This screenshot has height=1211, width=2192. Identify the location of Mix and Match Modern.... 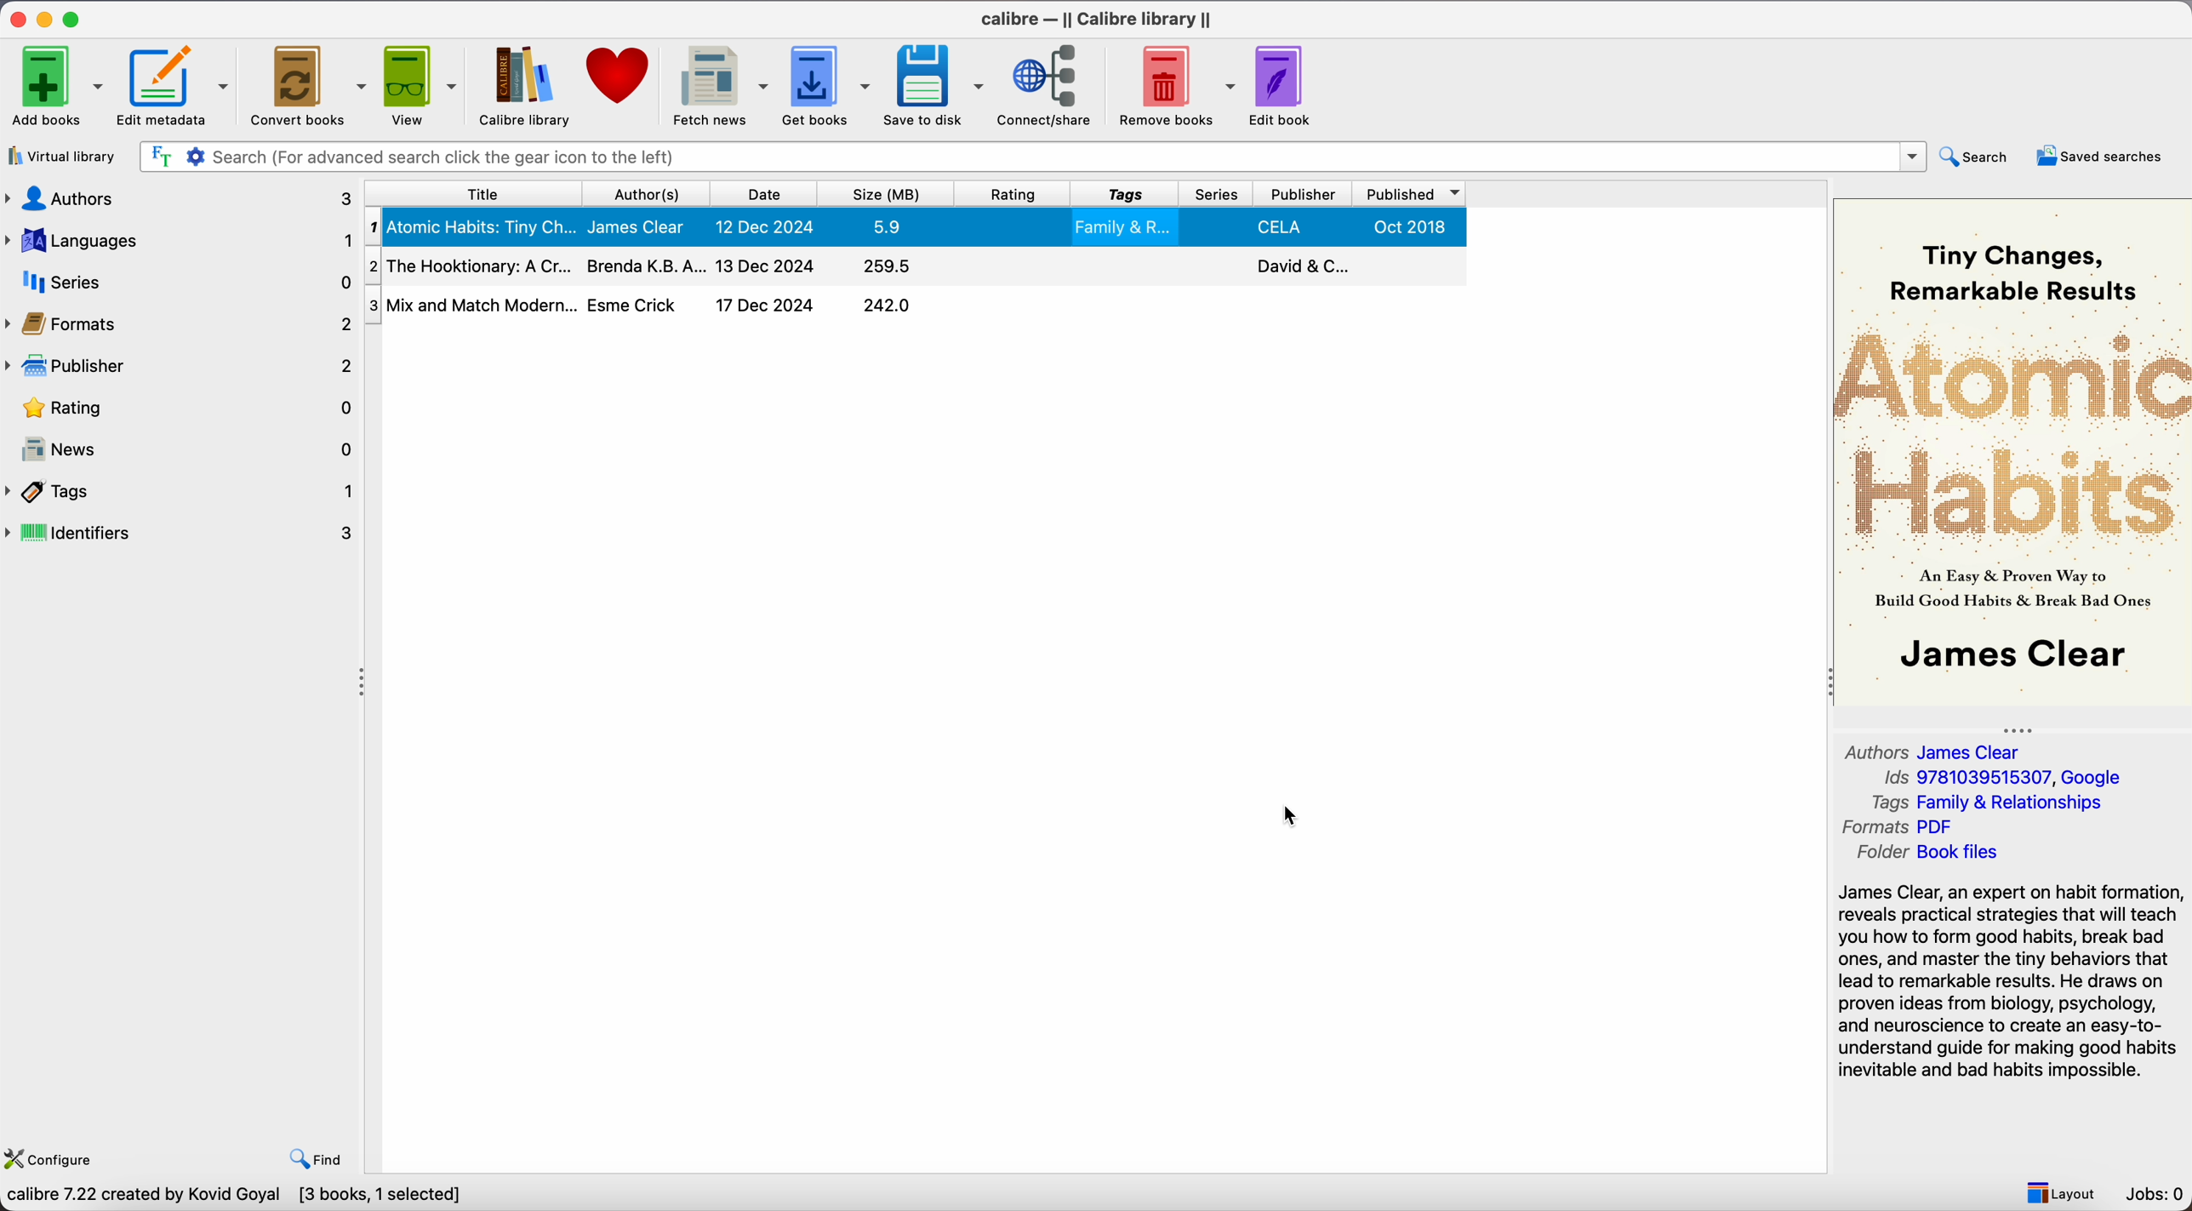
(471, 300).